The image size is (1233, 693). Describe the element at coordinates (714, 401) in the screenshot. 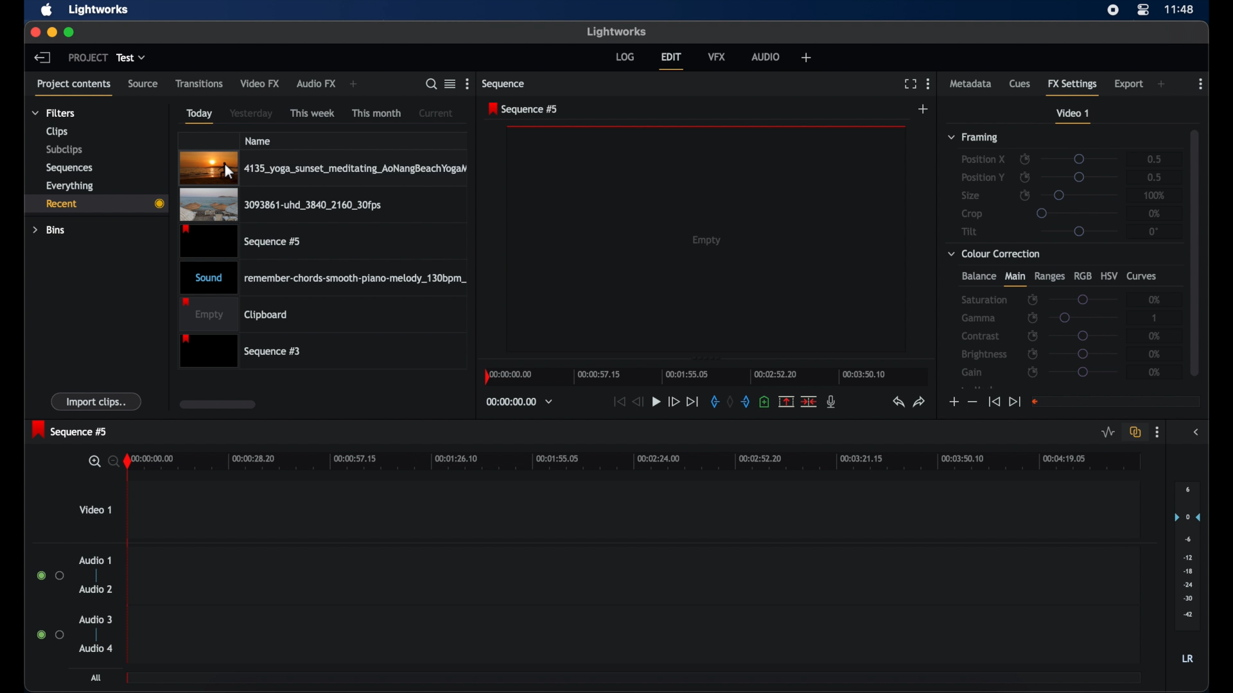

I see `in mark` at that location.